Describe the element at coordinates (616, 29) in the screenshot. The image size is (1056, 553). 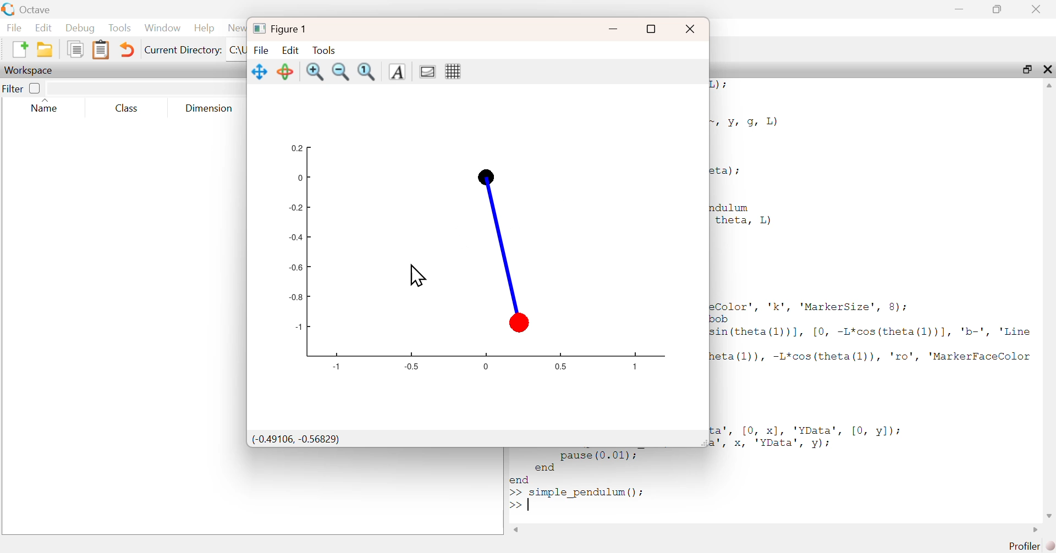
I see `Minimize` at that location.